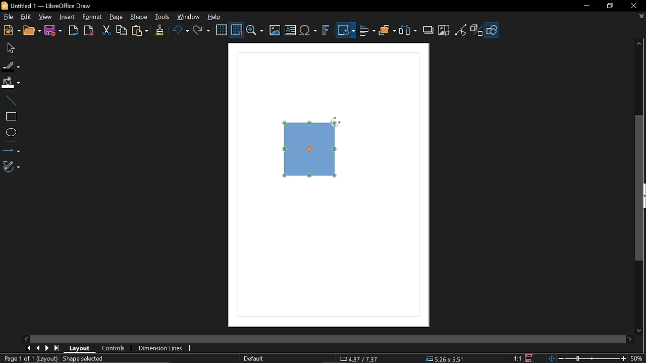 Image resolution: width=646 pixels, height=363 pixels. Describe the element at coordinates (80, 349) in the screenshot. I see `layout` at that location.